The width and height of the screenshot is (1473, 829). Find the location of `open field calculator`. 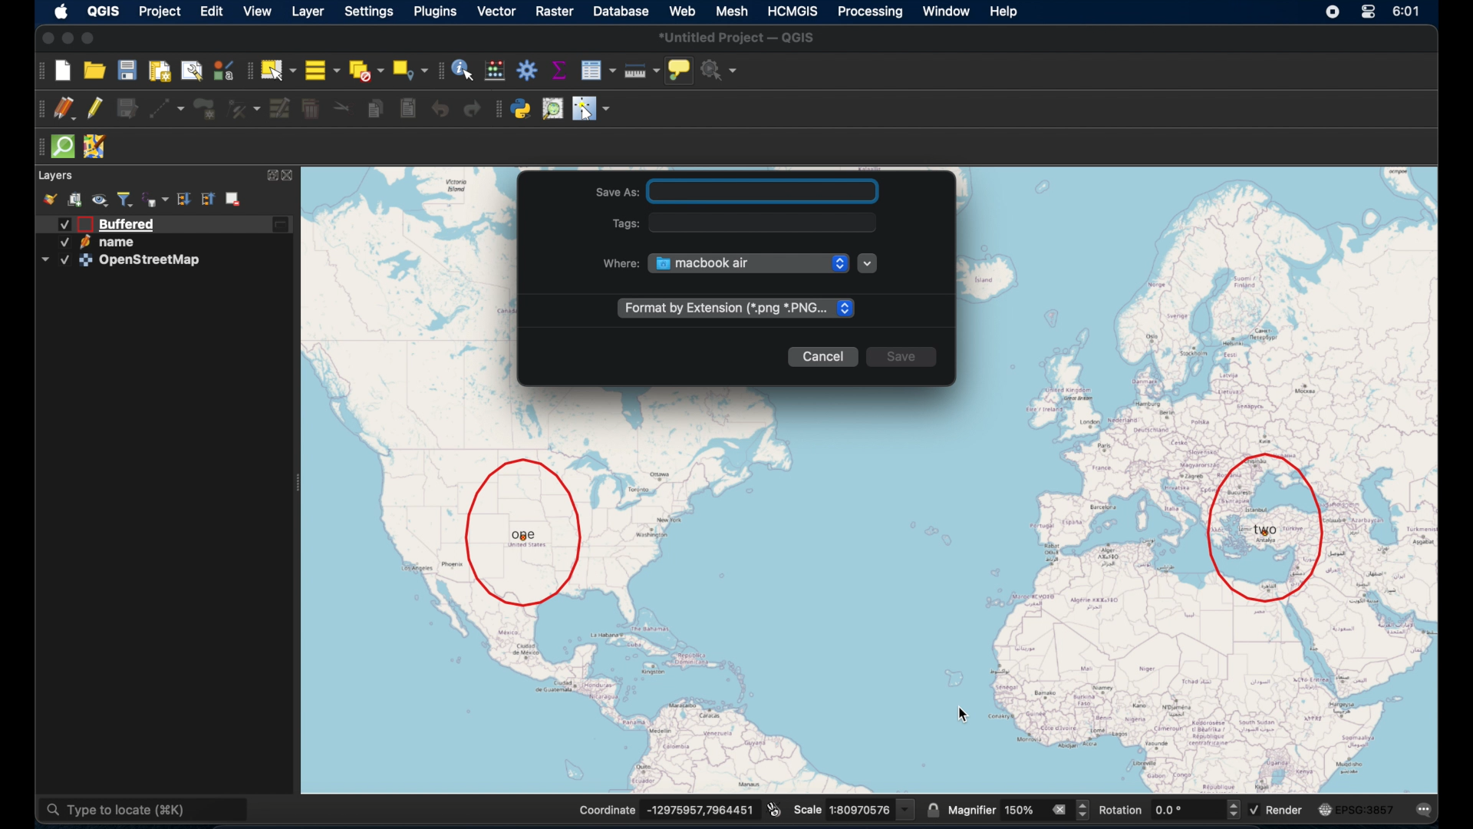

open field calculator is located at coordinates (496, 70).